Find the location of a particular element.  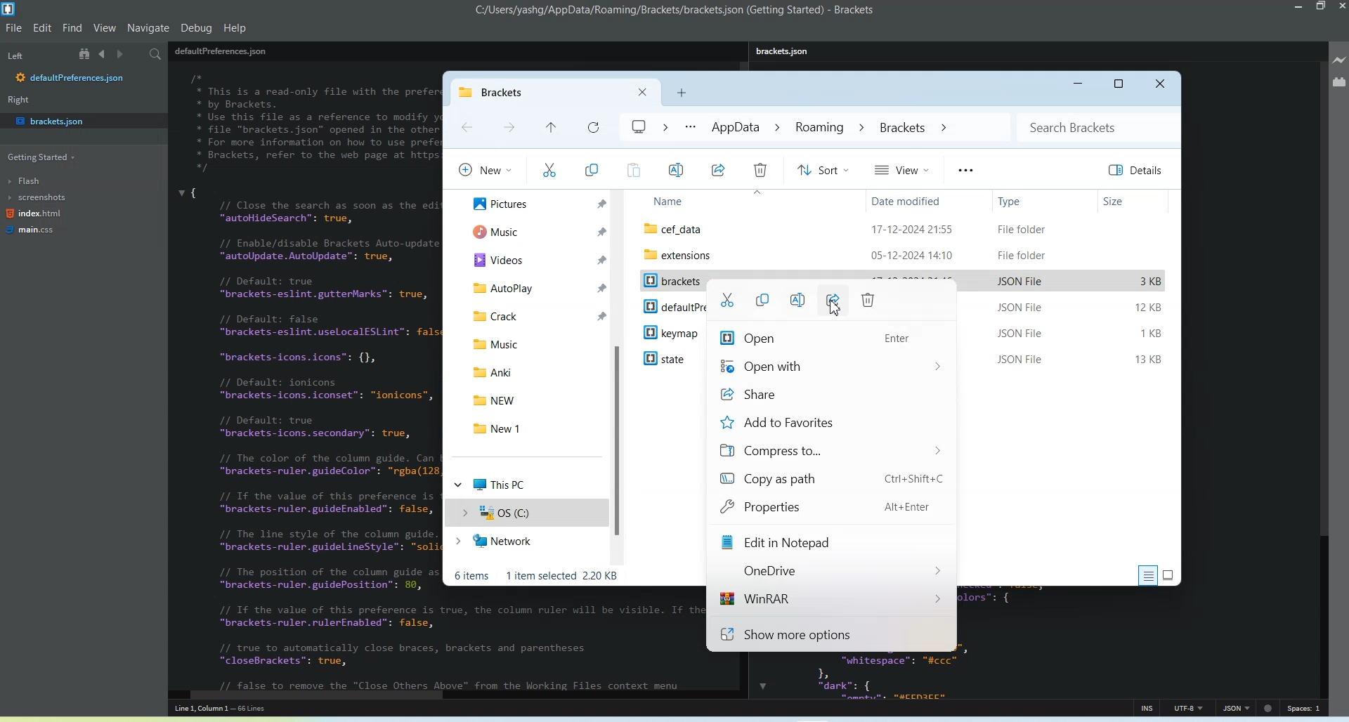

View is located at coordinates (902, 169).